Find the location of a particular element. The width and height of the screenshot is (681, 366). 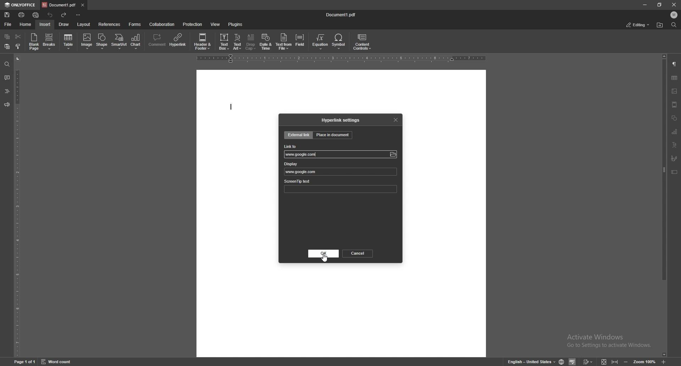

paste is located at coordinates (7, 46).